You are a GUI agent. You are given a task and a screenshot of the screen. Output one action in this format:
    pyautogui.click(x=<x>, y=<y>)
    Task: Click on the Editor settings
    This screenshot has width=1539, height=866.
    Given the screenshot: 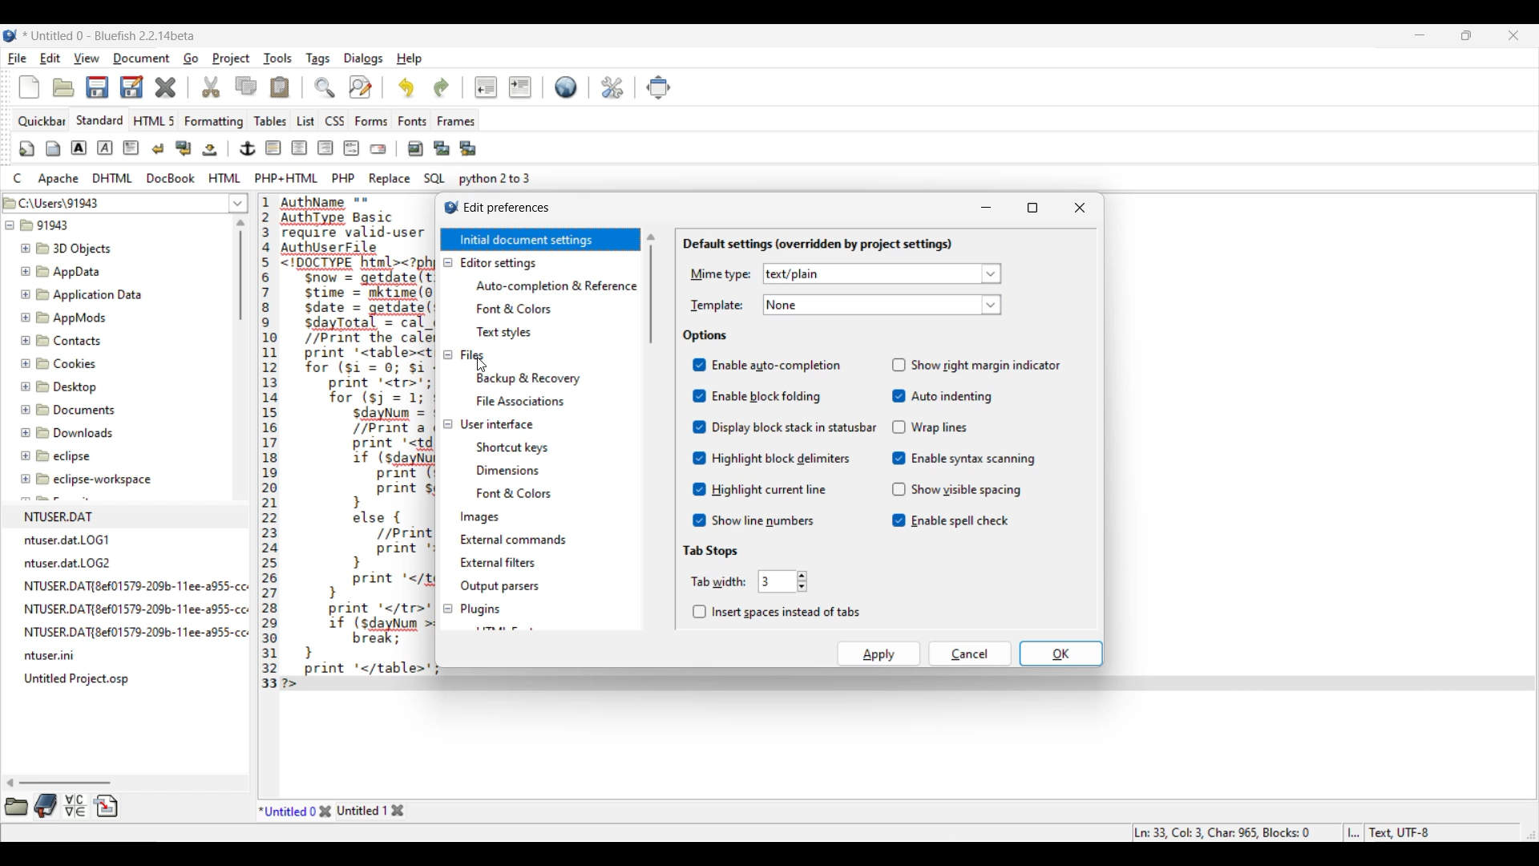 What is the action you would take?
    pyautogui.click(x=500, y=263)
    